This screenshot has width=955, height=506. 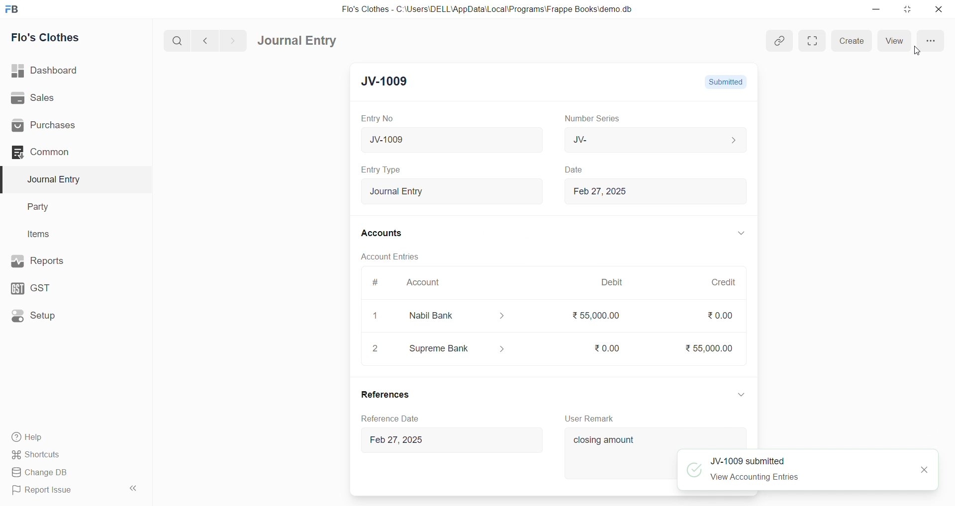 I want to click on expand/collapse, so click(x=740, y=394).